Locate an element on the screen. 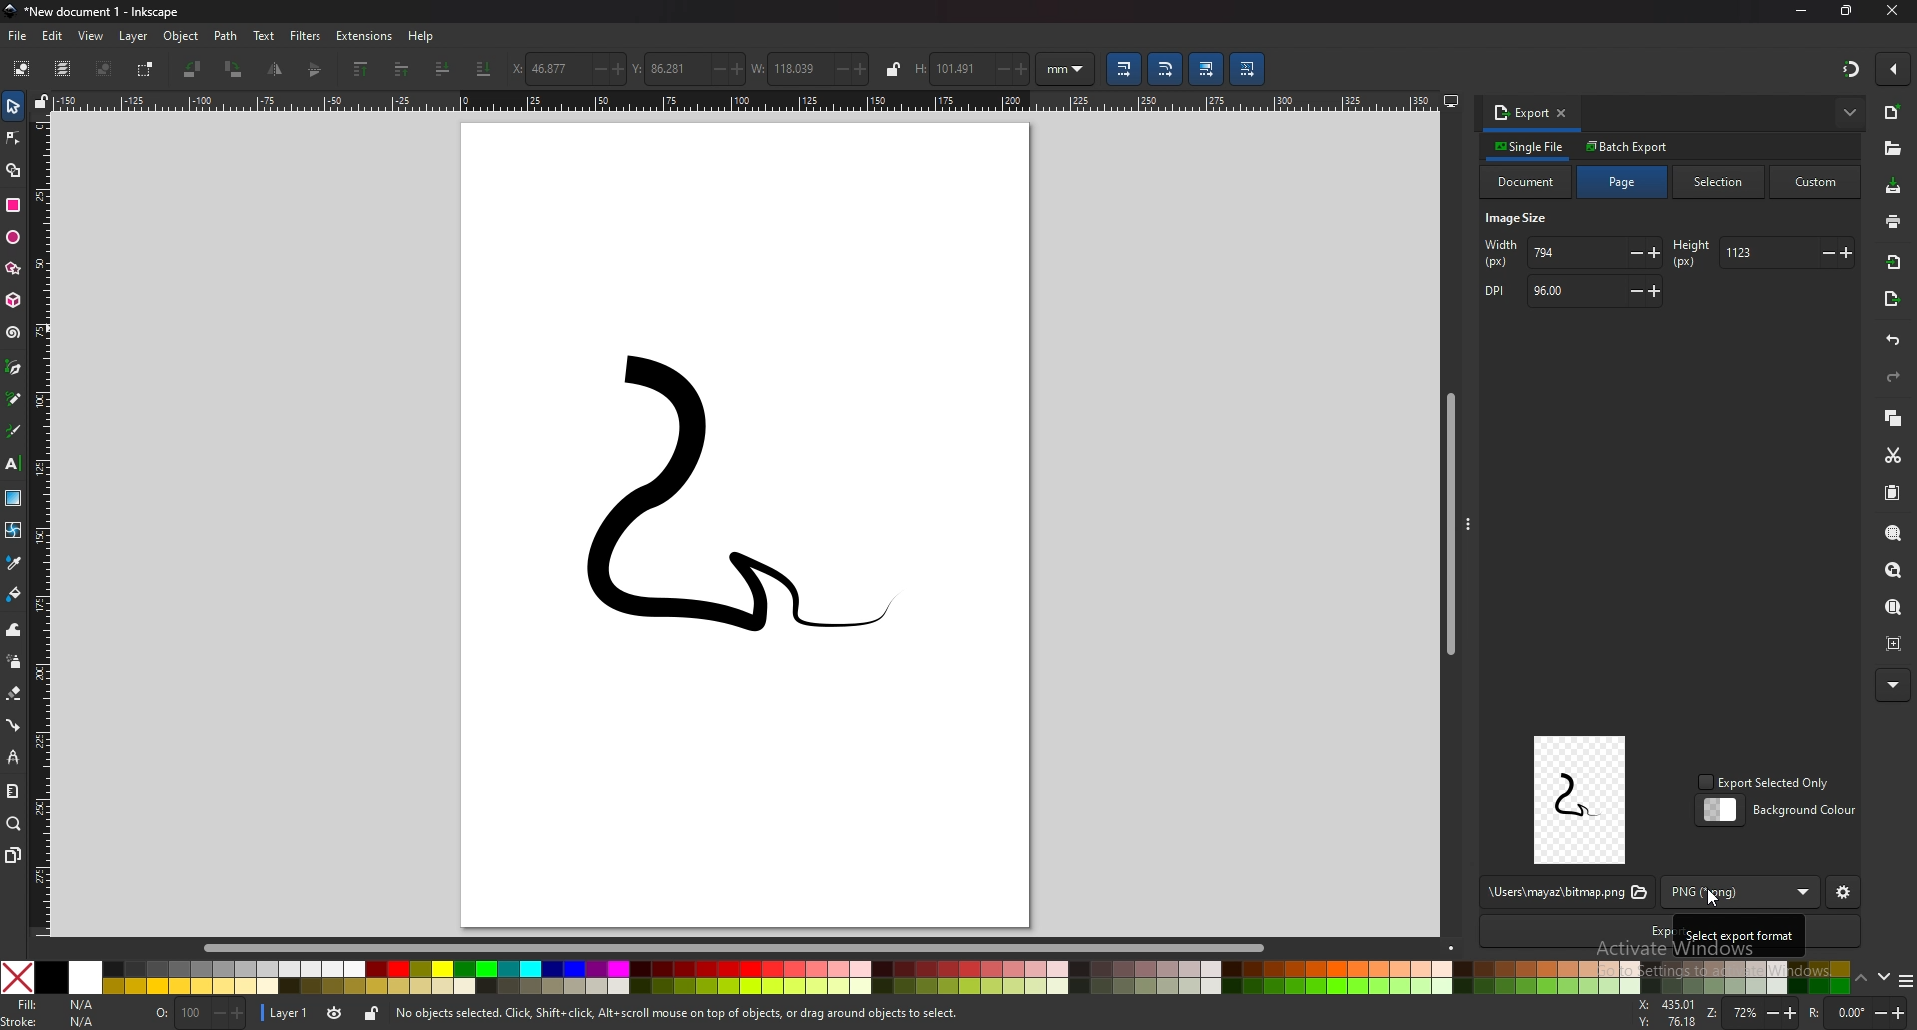  title is located at coordinates (99, 12).